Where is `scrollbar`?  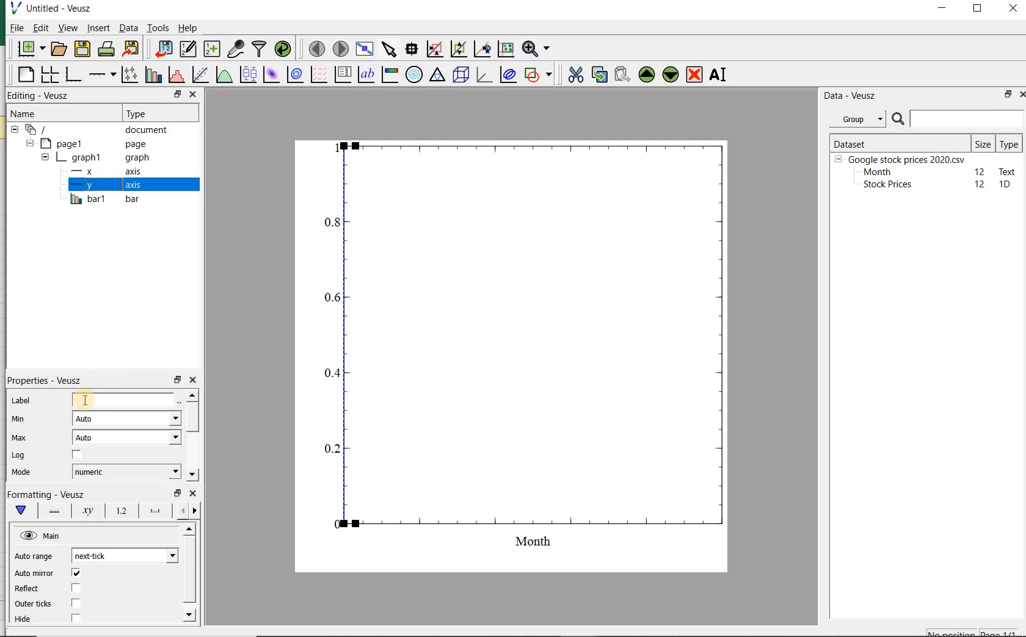
scrollbar is located at coordinates (188, 575).